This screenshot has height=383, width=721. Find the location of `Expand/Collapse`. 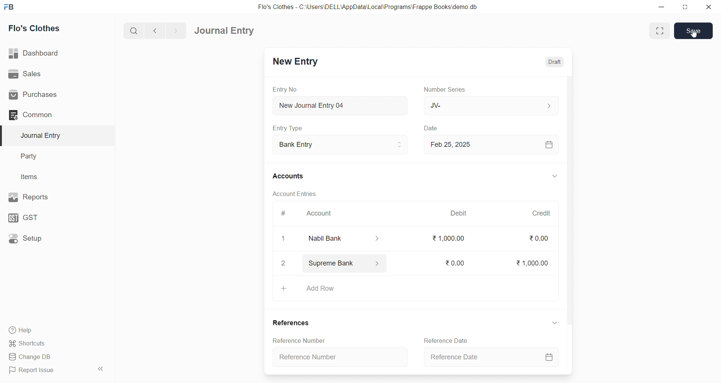

Expand/Collapse is located at coordinates (549, 177).